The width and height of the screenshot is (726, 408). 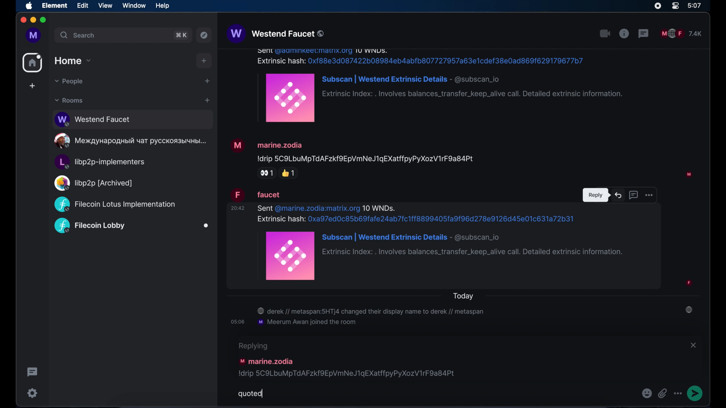 I want to click on people dropdown, so click(x=69, y=82).